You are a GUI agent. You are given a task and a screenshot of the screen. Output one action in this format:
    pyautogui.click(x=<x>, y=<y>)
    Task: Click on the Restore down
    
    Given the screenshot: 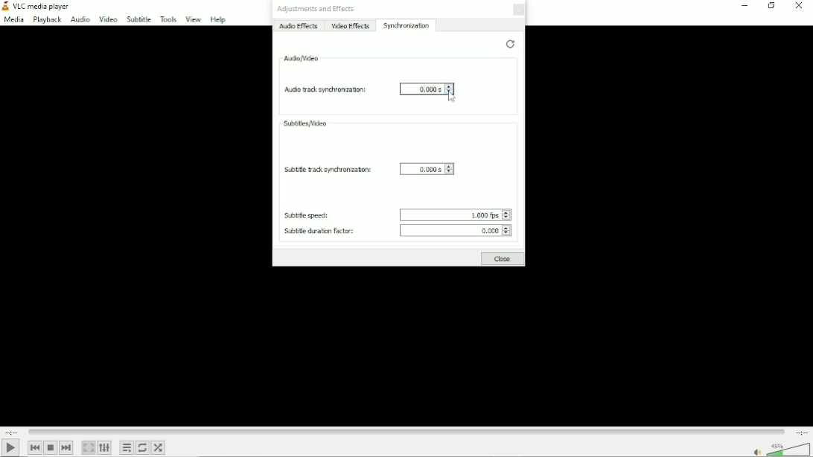 What is the action you would take?
    pyautogui.click(x=771, y=7)
    